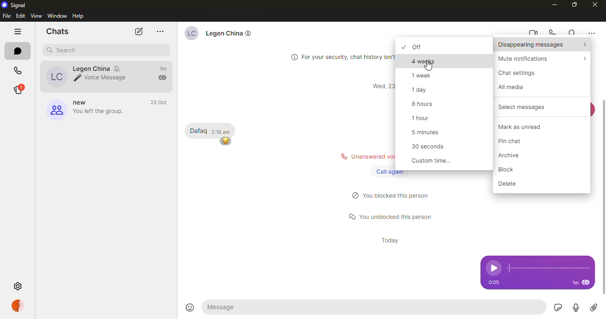  I want to click on all media, so click(514, 87).